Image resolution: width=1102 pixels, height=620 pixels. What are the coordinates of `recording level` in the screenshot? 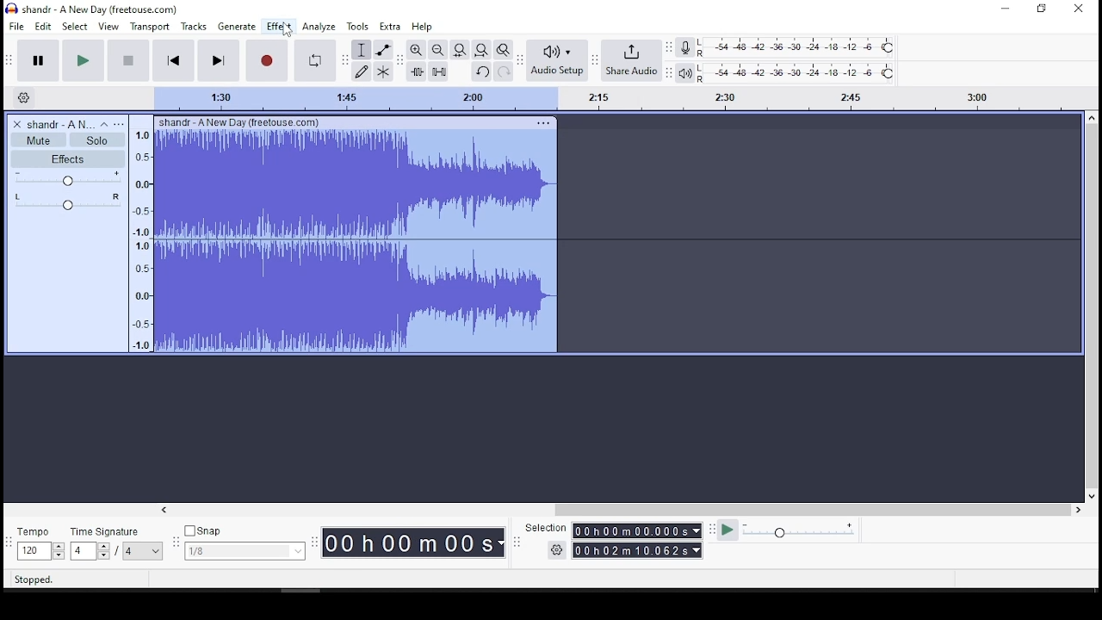 It's located at (797, 47).